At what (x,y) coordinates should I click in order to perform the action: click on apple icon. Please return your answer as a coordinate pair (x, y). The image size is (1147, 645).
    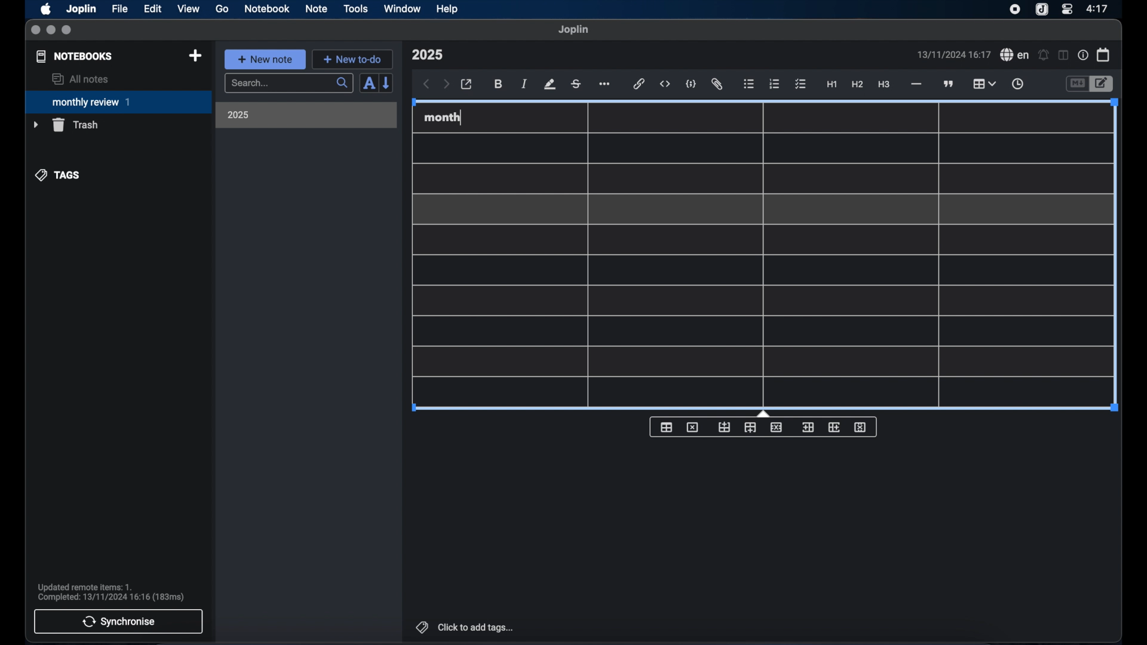
    Looking at the image, I should click on (45, 9).